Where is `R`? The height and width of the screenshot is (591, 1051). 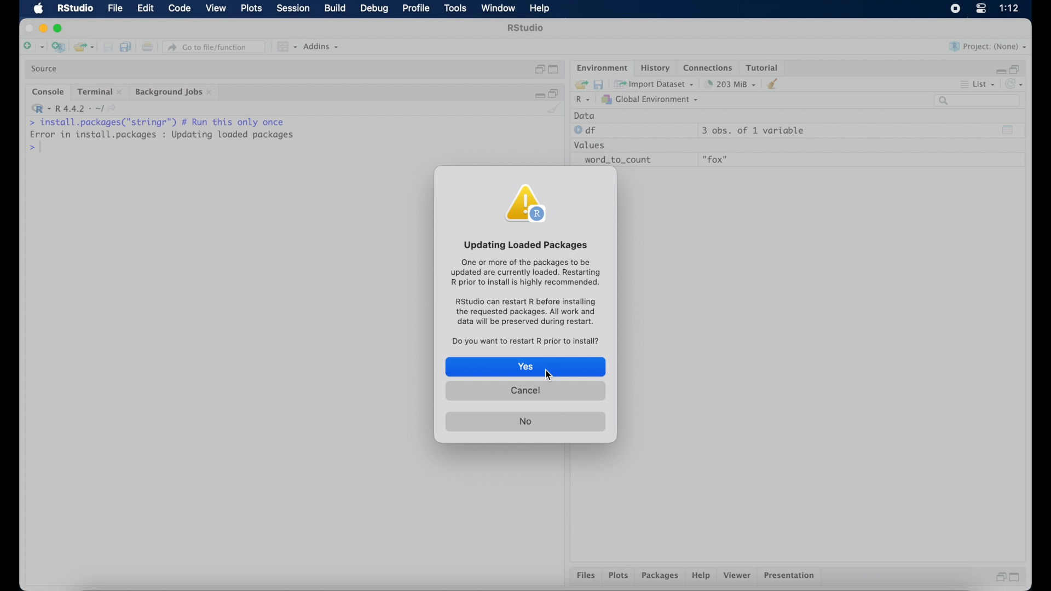
R is located at coordinates (584, 100).